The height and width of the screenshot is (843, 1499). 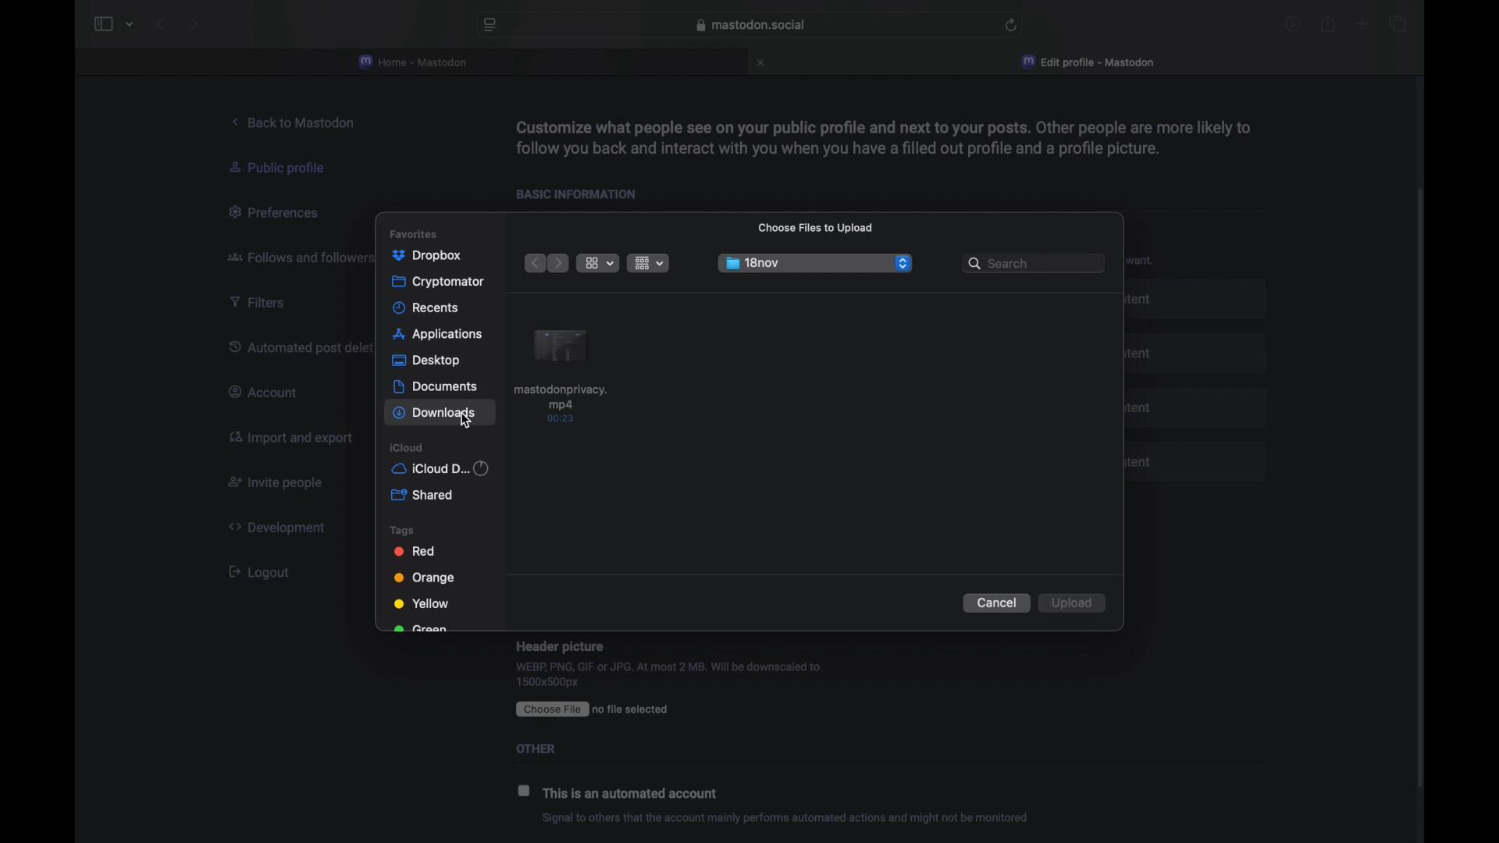 What do you see at coordinates (426, 308) in the screenshot?
I see `recents` at bounding box center [426, 308].